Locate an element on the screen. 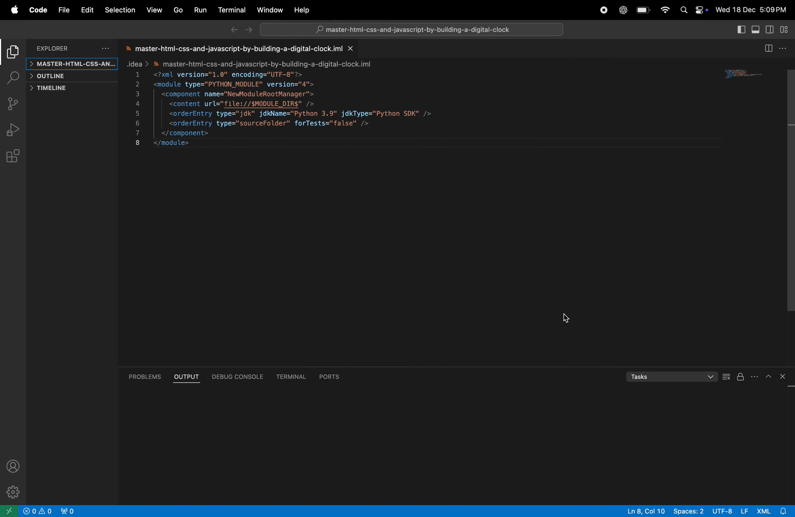 Image resolution: width=795 pixels, height=517 pixels. search is located at coordinates (14, 78).